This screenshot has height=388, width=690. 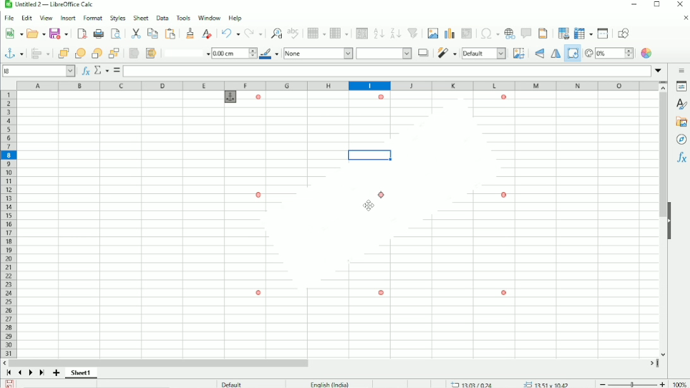 I want to click on None, so click(x=318, y=53).